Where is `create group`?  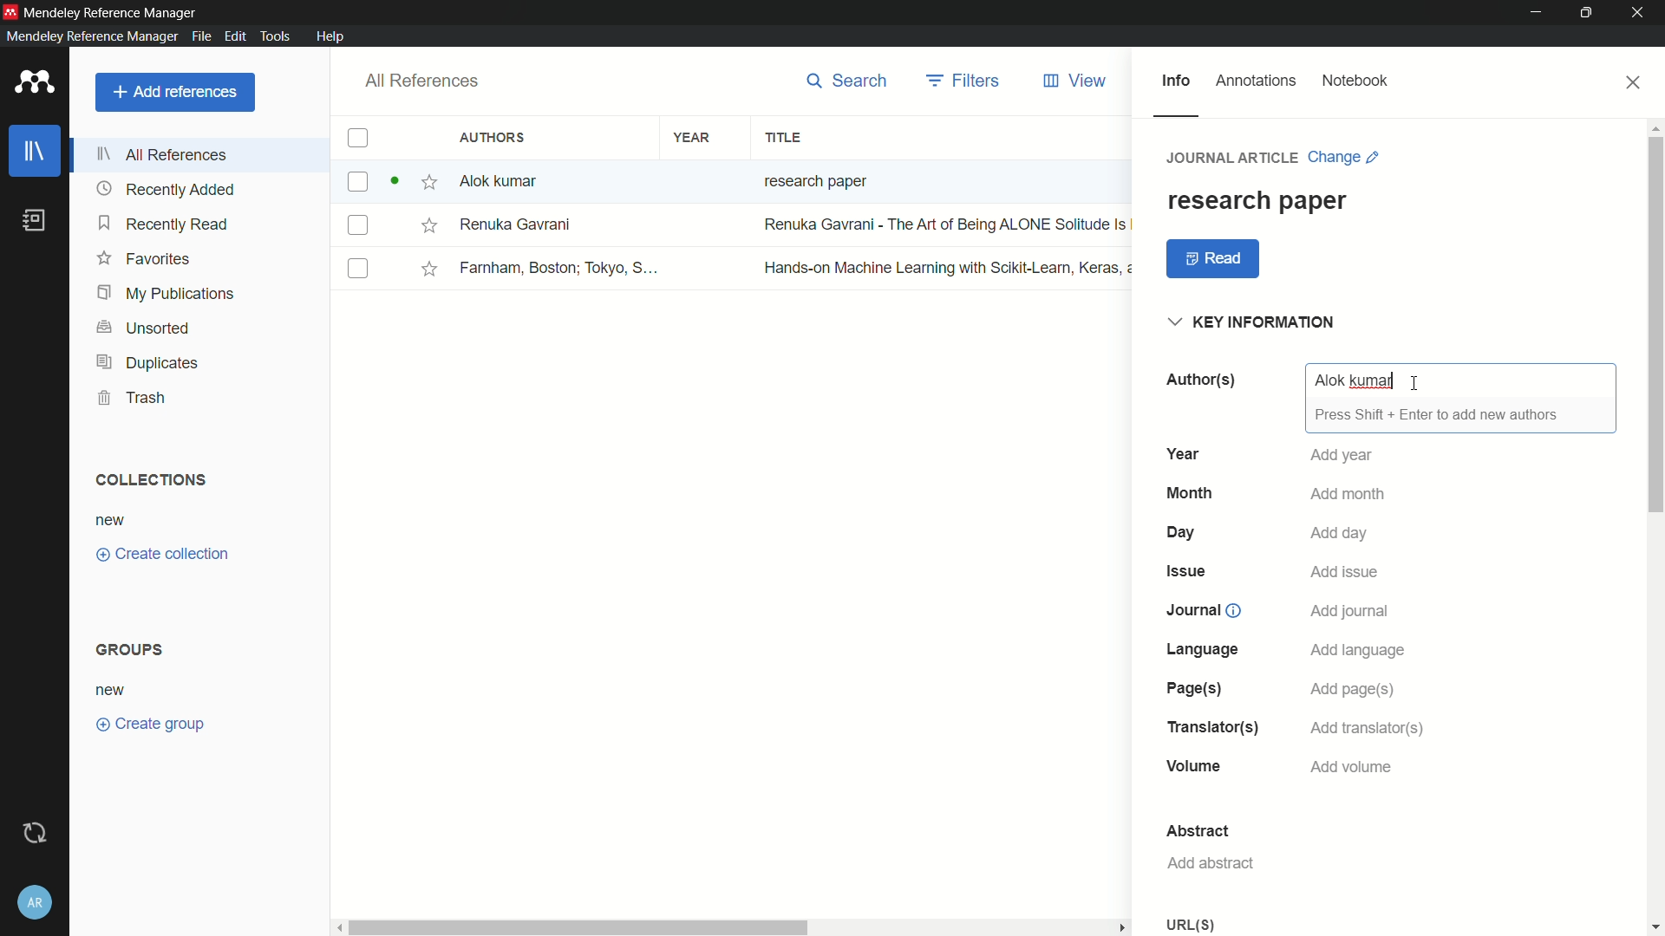 create group is located at coordinates (149, 722).